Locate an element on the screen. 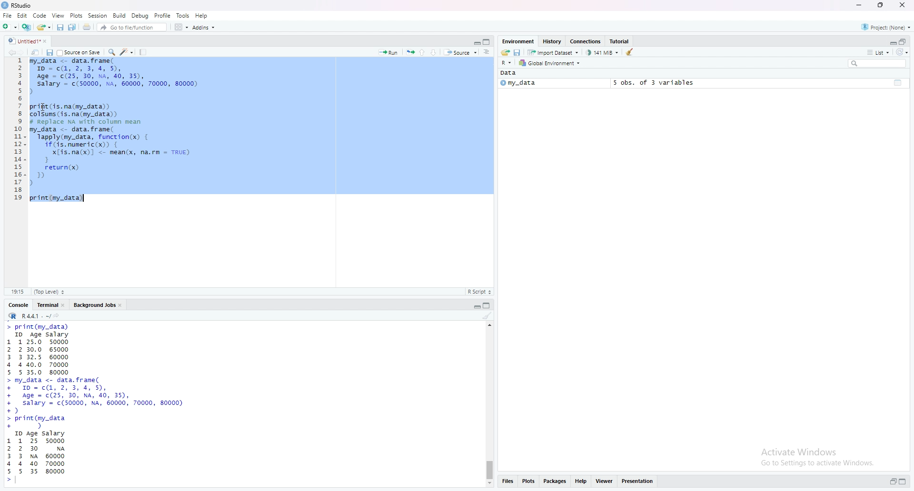 The width and height of the screenshot is (914, 491). File is located at coordinates (8, 15).